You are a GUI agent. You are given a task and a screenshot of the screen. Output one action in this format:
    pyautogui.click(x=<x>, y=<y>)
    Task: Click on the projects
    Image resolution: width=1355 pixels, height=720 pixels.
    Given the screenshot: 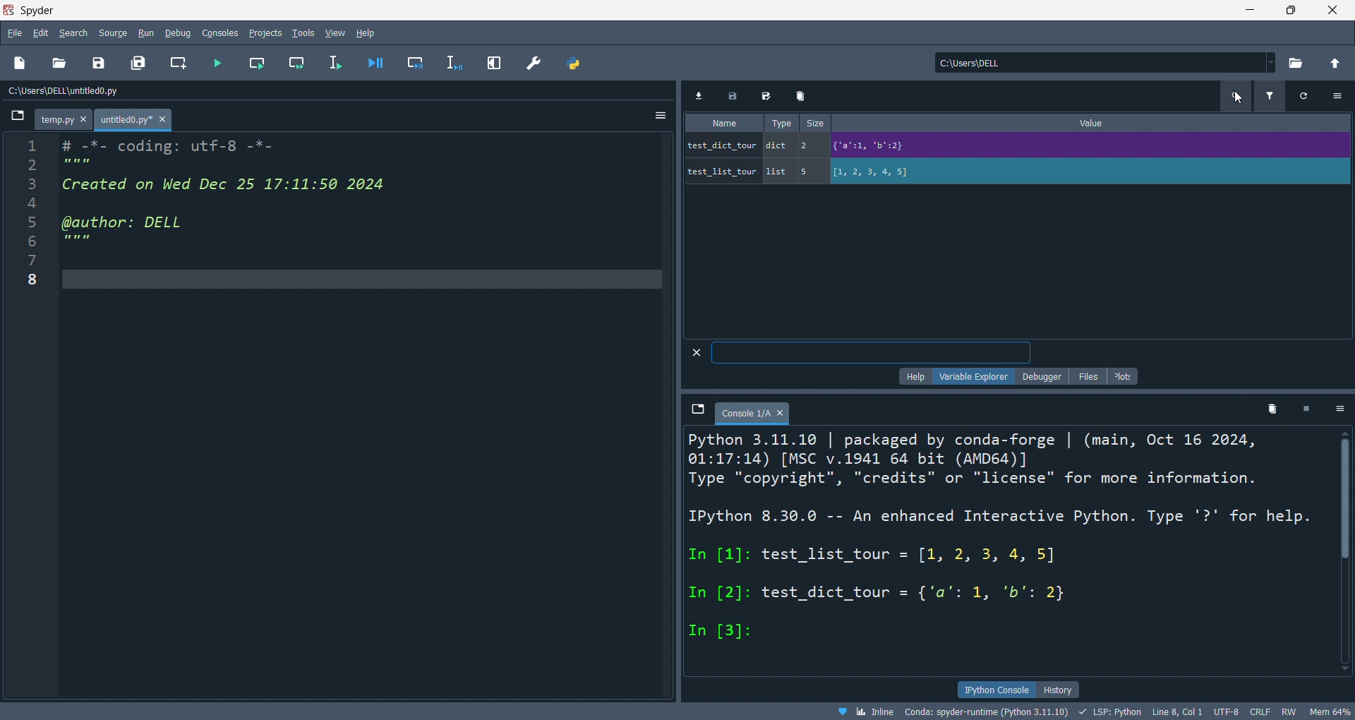 What is the action you would take?
    pyautogui.click(x=261, y=30)
    